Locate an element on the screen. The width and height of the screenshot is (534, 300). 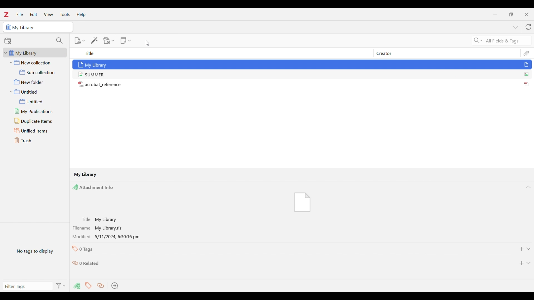
My publications folder is located at coordinates (37, 111).